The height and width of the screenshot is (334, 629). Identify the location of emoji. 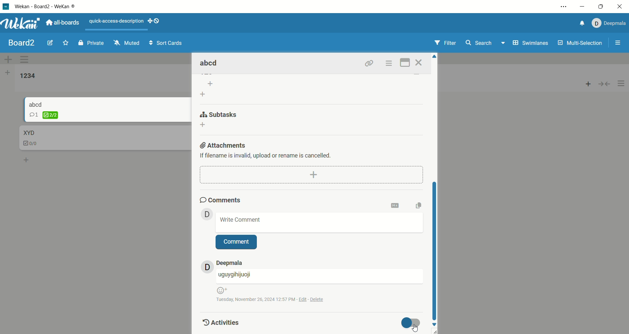
(221, 290).